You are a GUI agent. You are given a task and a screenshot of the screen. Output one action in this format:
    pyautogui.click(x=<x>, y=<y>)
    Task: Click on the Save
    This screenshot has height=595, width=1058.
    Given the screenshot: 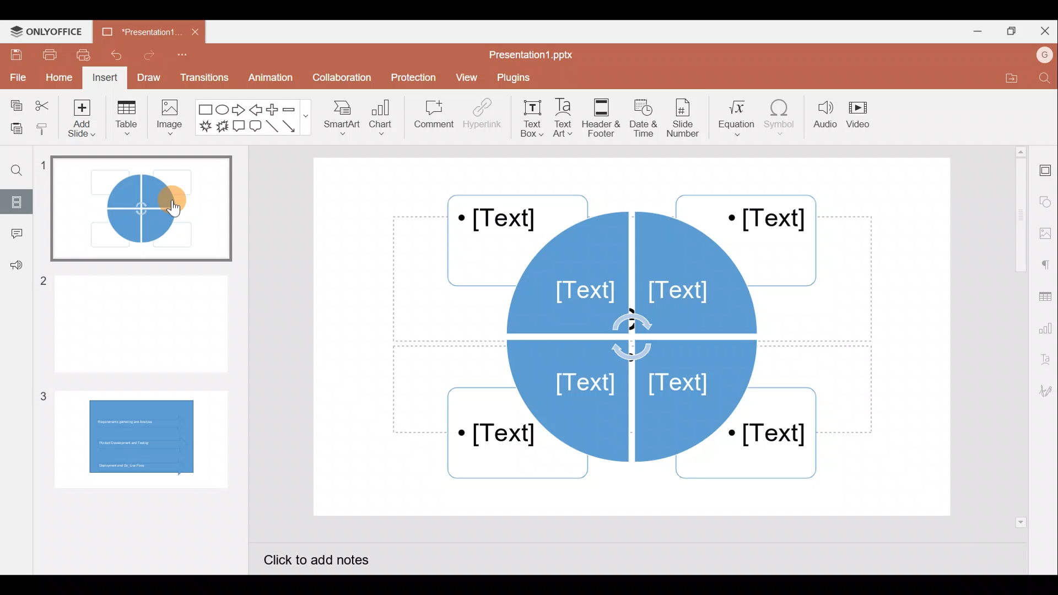 What is the action you would take?
    pyautogui.click(x=14, y=55)
    